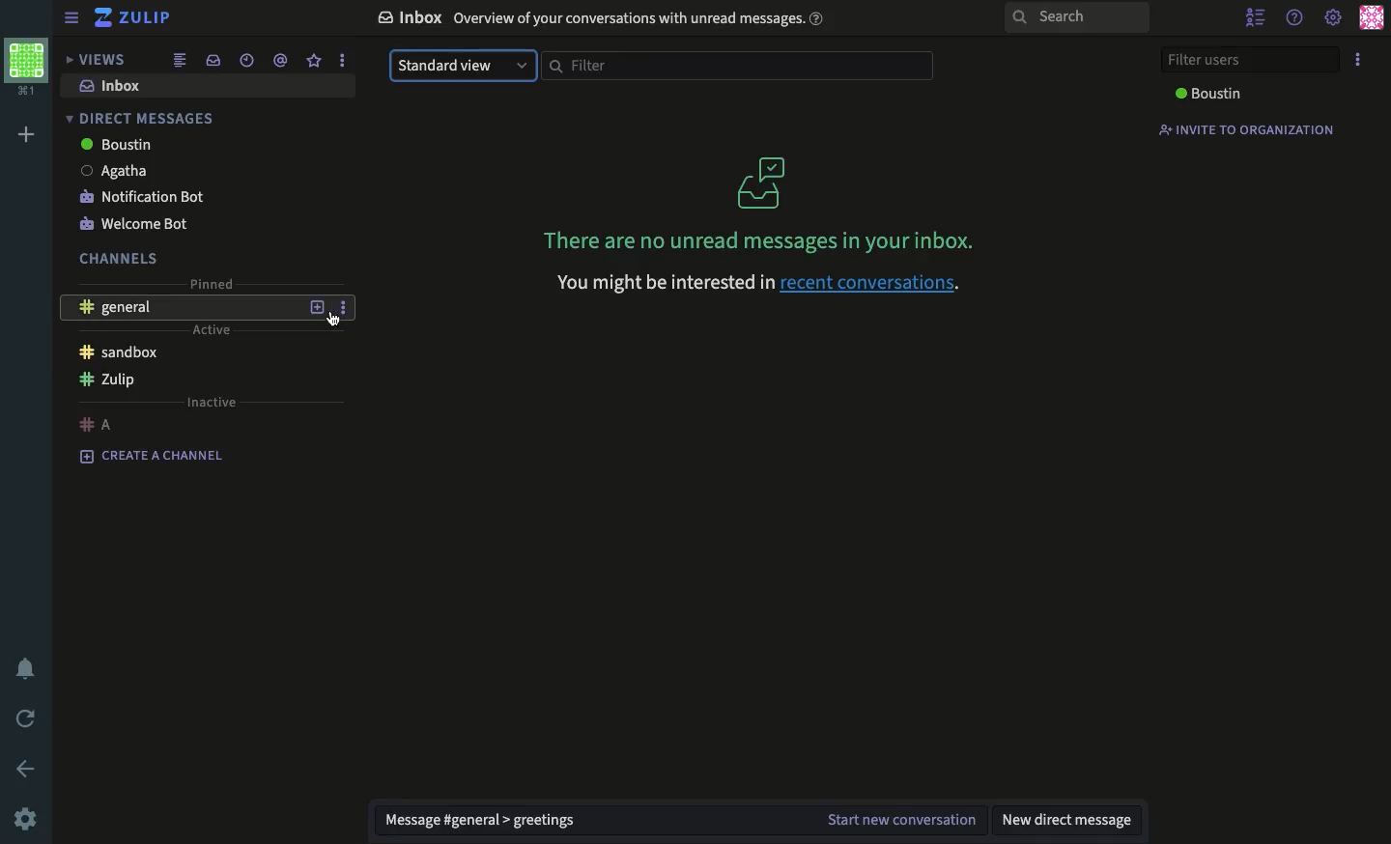 This screenshot has width=1391, height=844. What do you see at coordinates (98, 59) in the screenshot?
I see `views` at bounding box center [98, 59].